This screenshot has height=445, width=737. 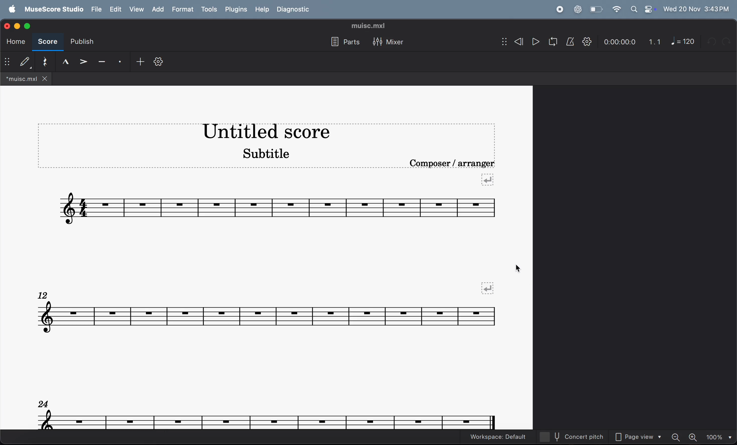 I want to click on satcato, so click(x=118, y=62).